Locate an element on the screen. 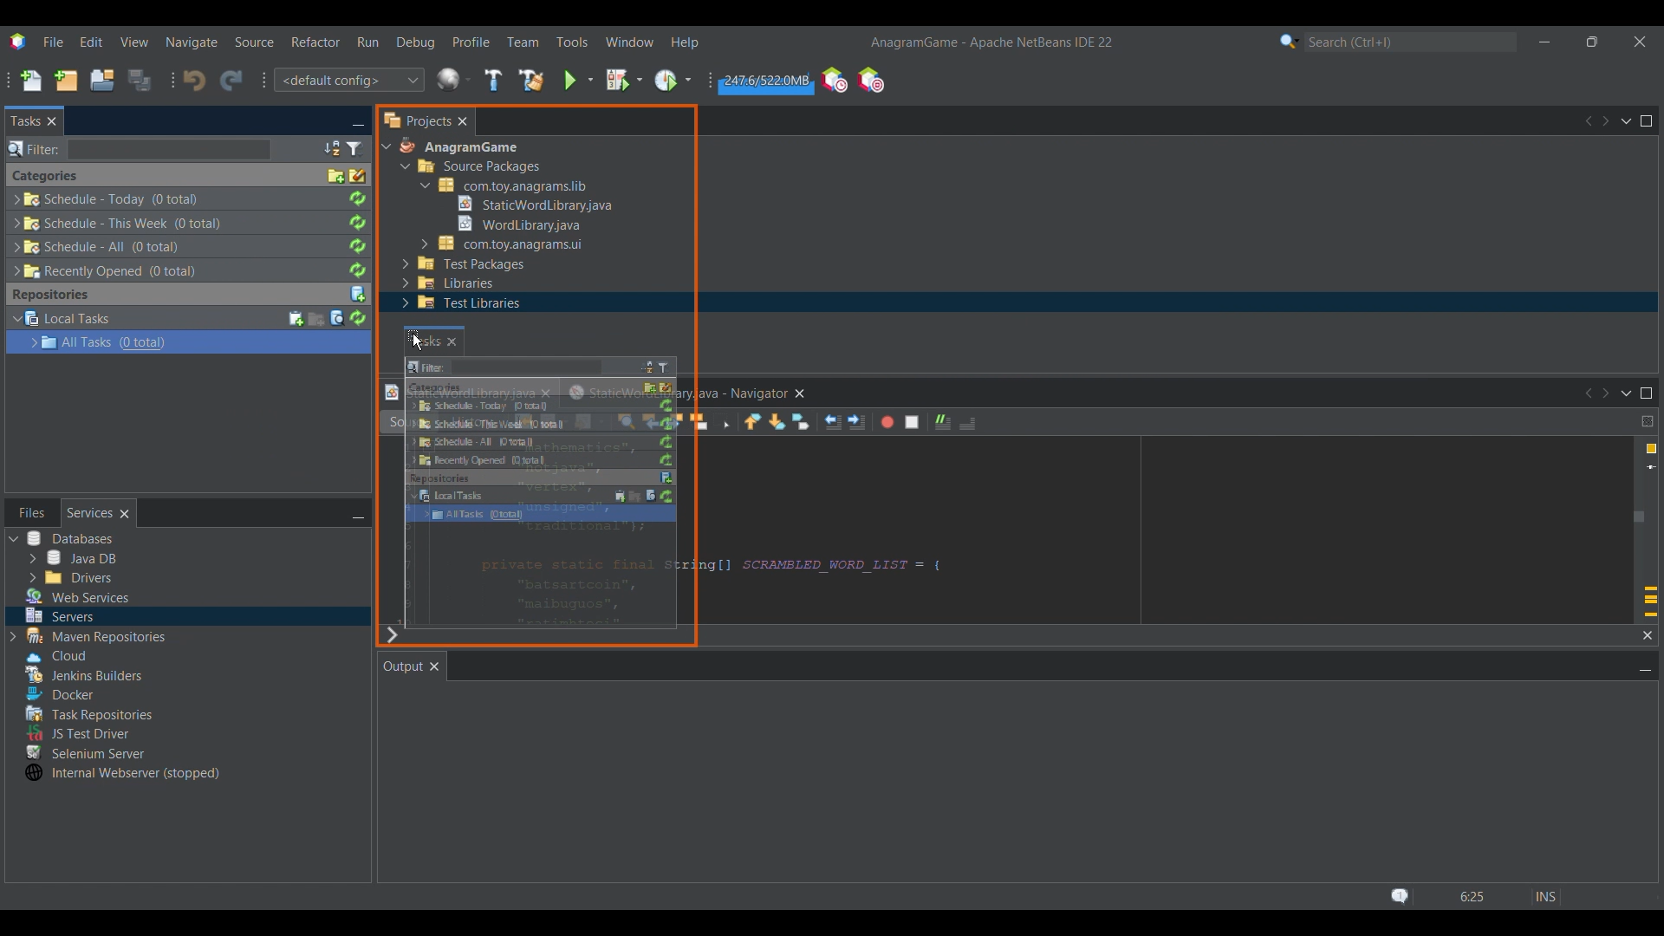   is located at coordinates (87, 712).